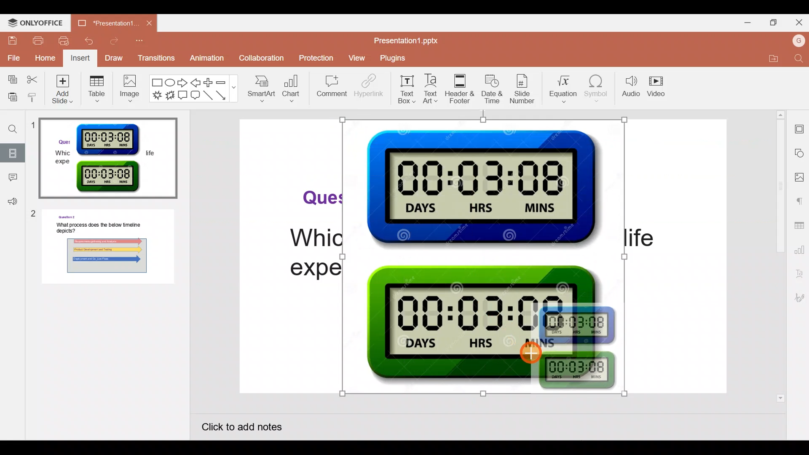 The width and height of the screenshot is (809, 455). What do you see at coordinates (145, 42) in the screenshot?
I see `Customize quick access toolbar` at bounding box center [145, 42].